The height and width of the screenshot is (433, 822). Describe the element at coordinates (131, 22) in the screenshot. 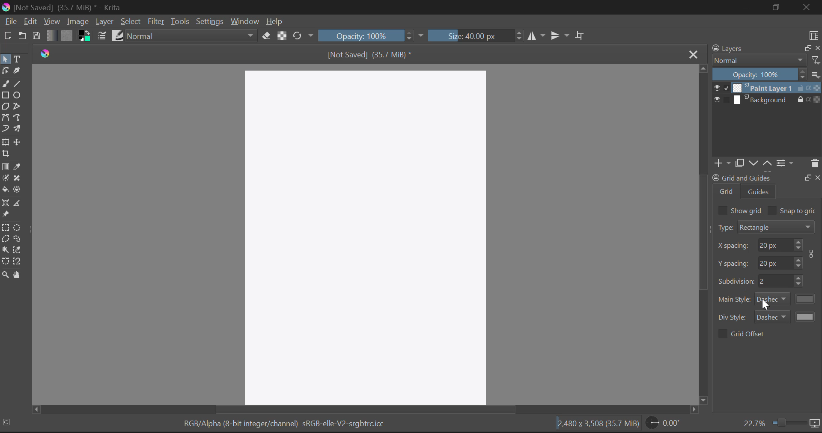

I see `Select` at that location.